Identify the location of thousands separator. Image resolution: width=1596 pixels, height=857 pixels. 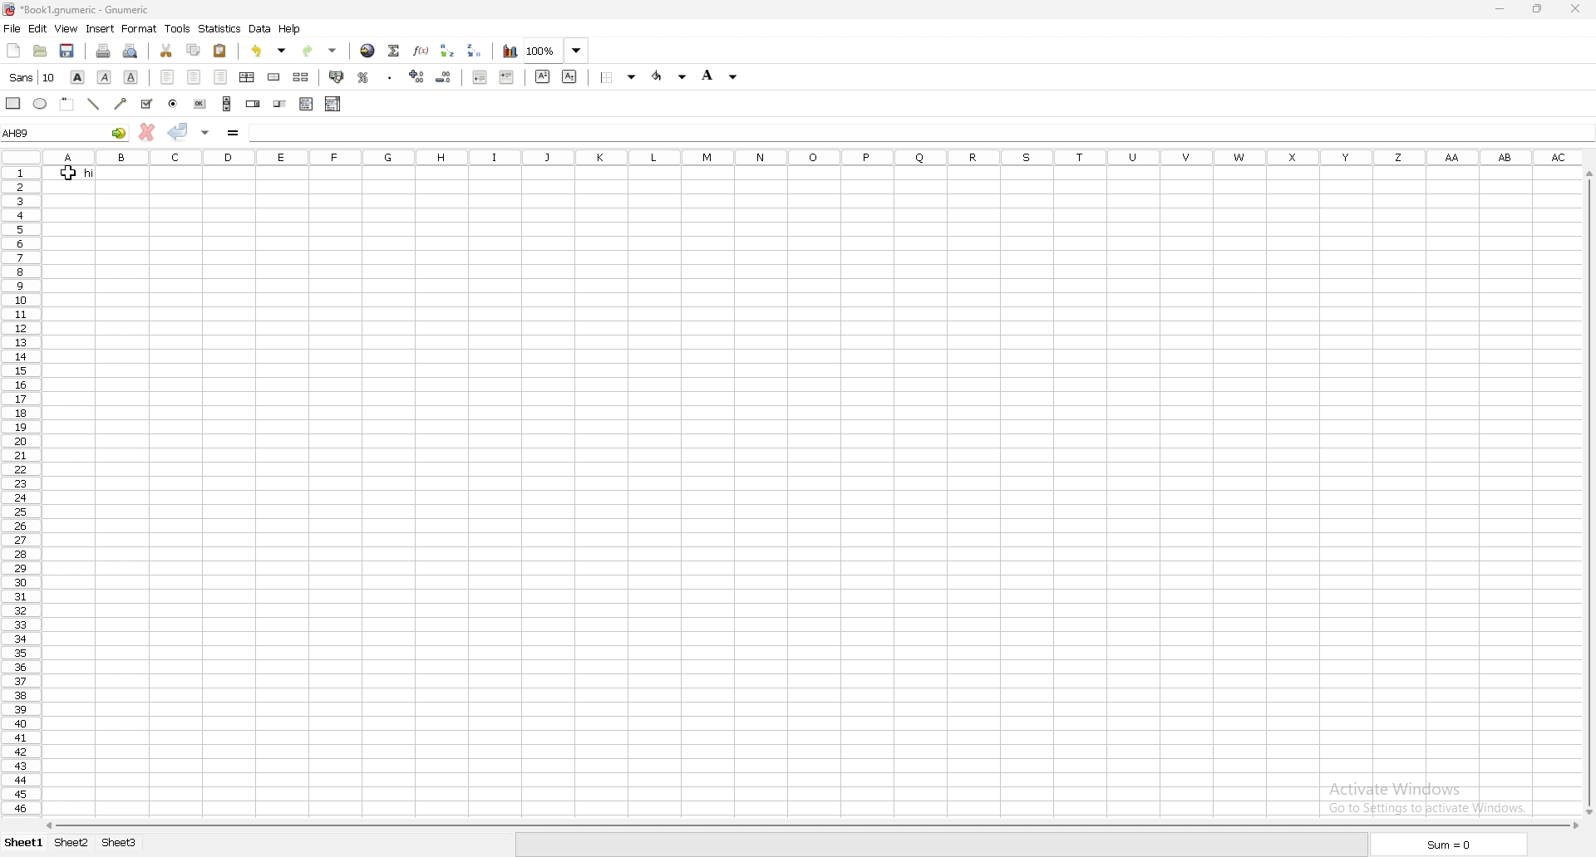
(392, 76).